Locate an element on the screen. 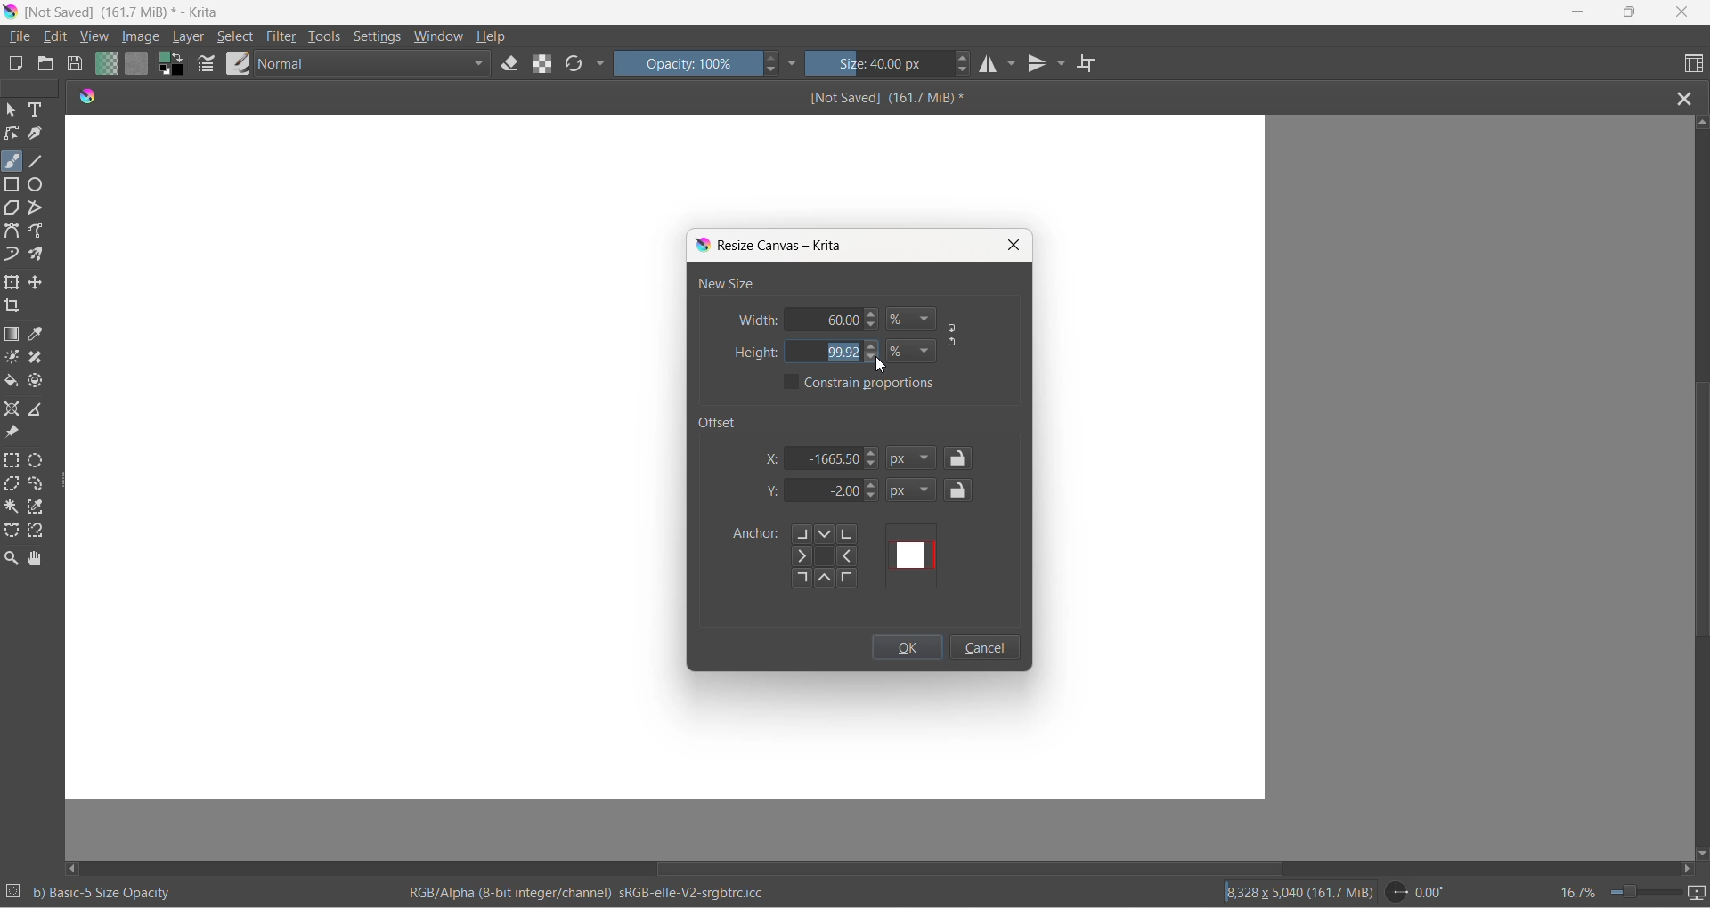 This screenshot has width=1710, height=908. freehand path tool is located at coordinates (40, 231).